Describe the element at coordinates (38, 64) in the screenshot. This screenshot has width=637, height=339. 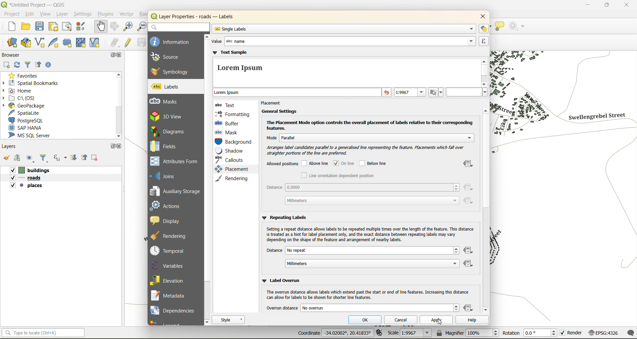
I see `collapse all` at that location.